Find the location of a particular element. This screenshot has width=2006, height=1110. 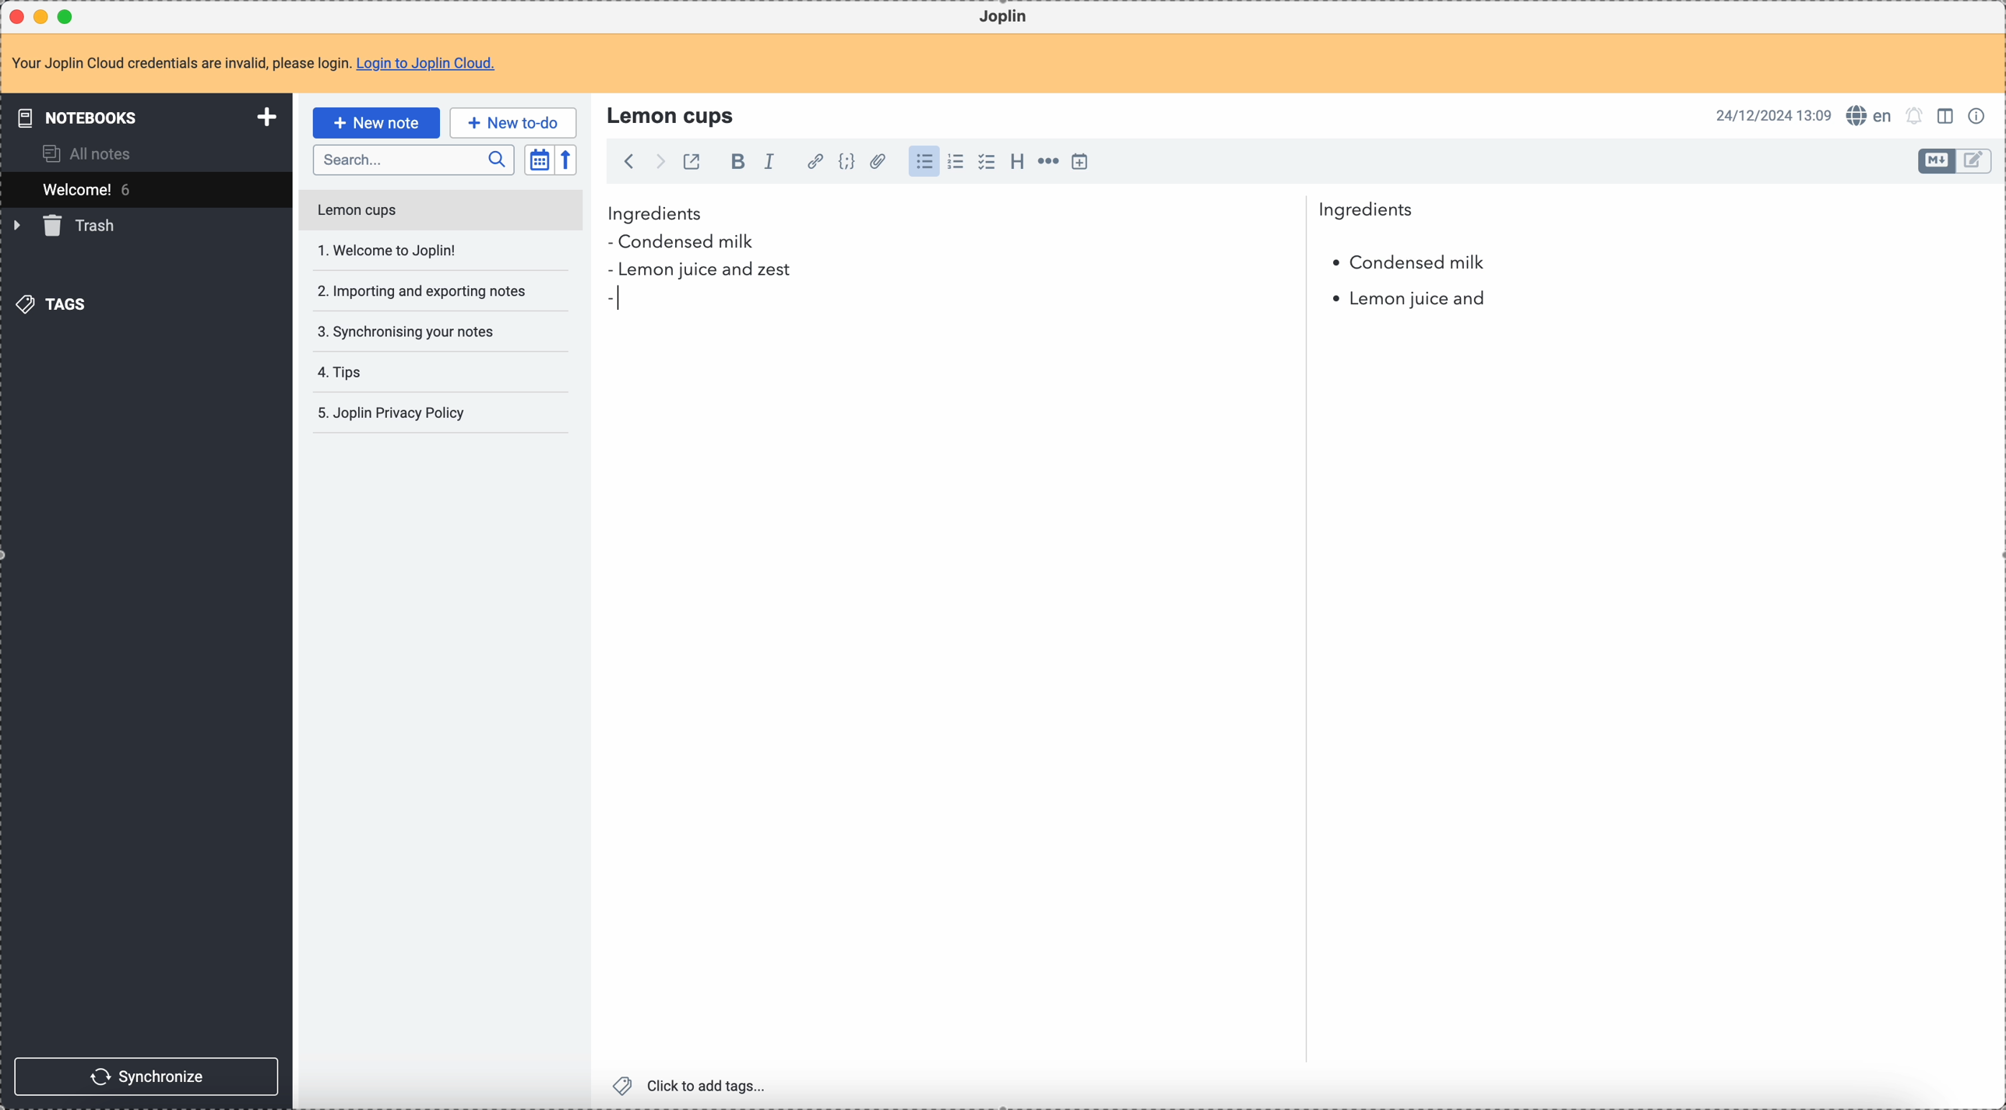

ingredients is located at coordinates (1011, 214).